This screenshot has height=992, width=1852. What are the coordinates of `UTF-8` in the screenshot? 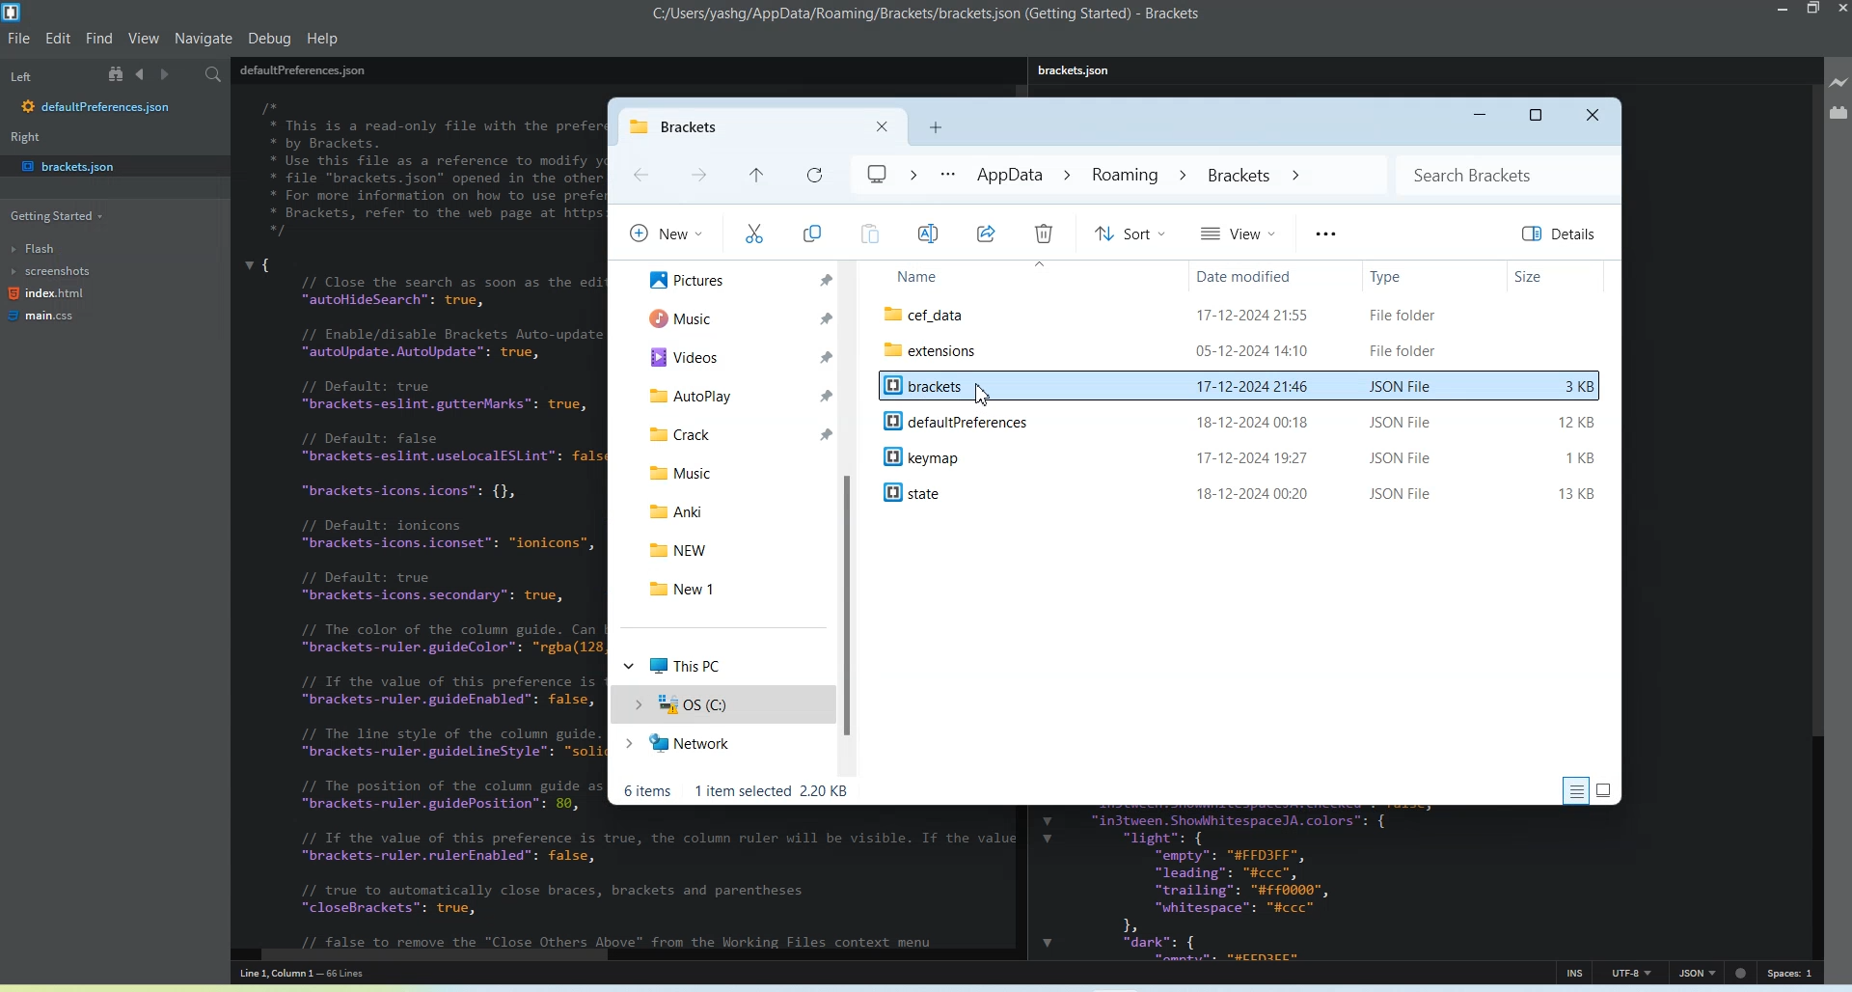 It's located at (1632, 973).